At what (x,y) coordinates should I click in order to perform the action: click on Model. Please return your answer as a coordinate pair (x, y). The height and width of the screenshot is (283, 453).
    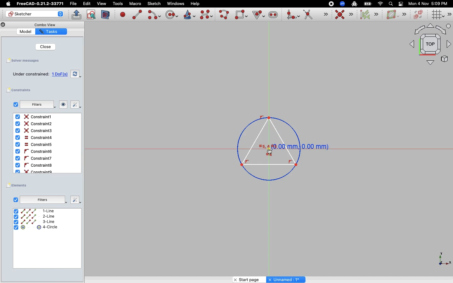
    Looking at the image, I should click on (26, 32).